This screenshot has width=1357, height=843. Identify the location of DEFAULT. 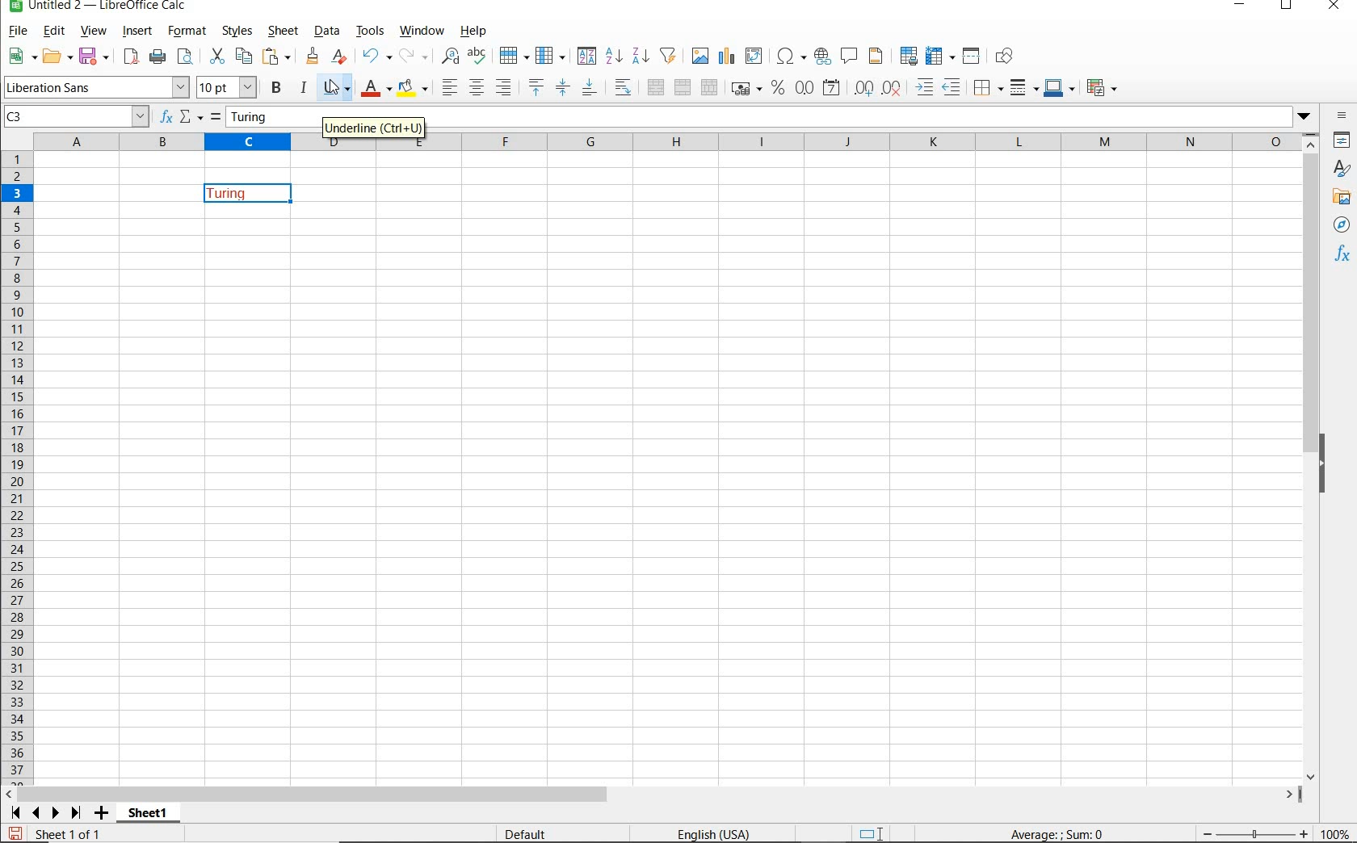
(529, 833).